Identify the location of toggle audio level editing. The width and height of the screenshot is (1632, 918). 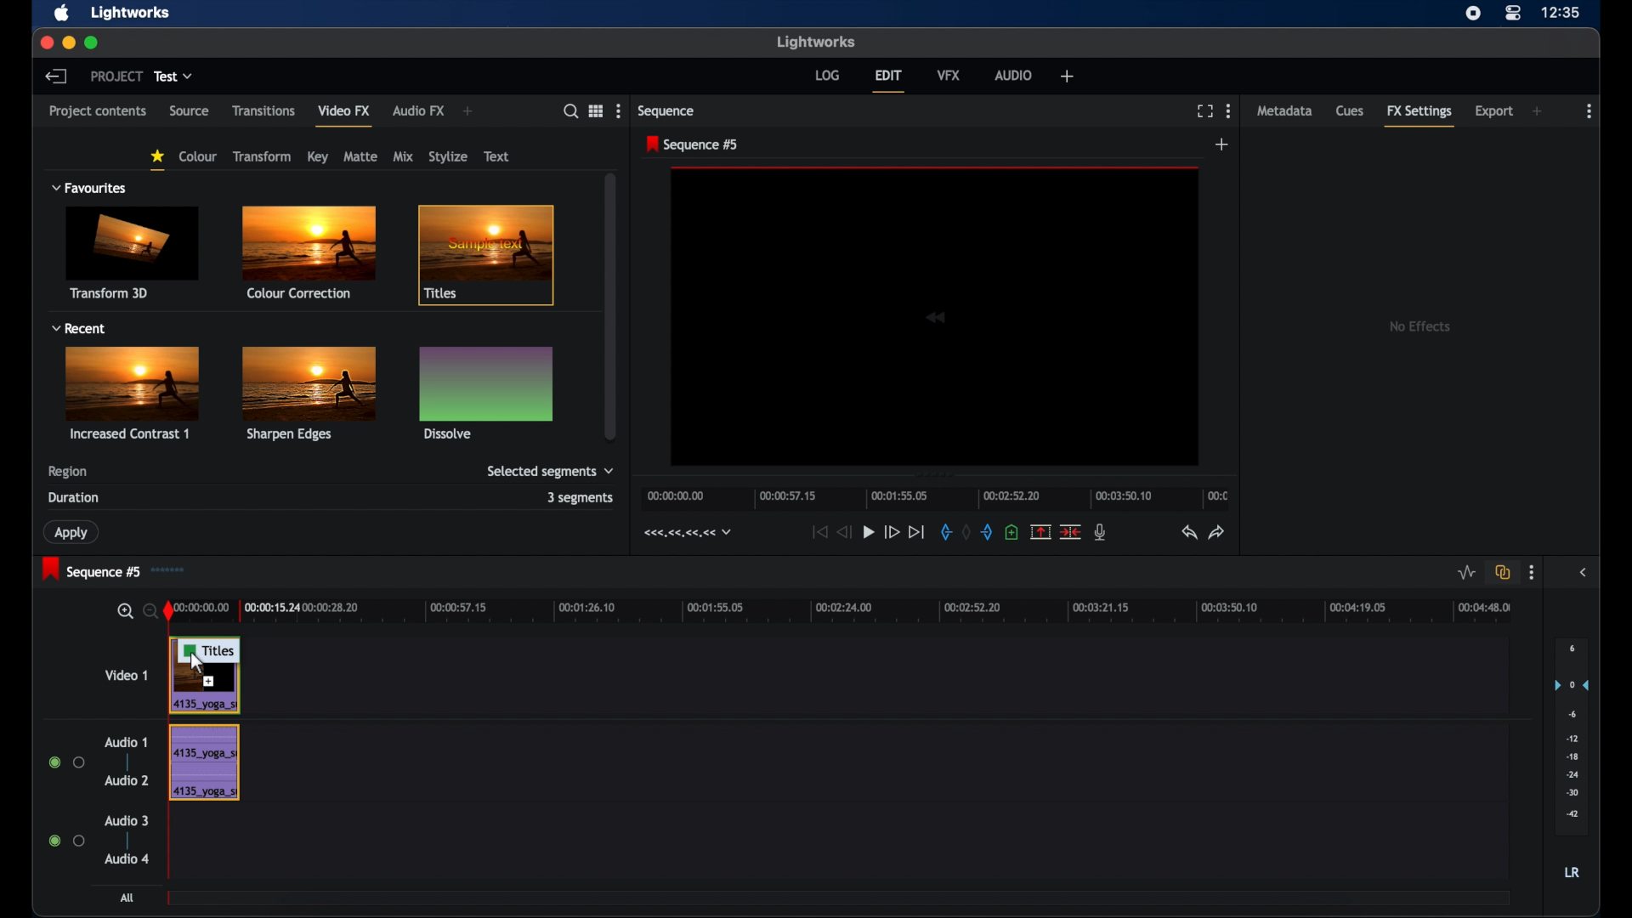
(1464, 573).